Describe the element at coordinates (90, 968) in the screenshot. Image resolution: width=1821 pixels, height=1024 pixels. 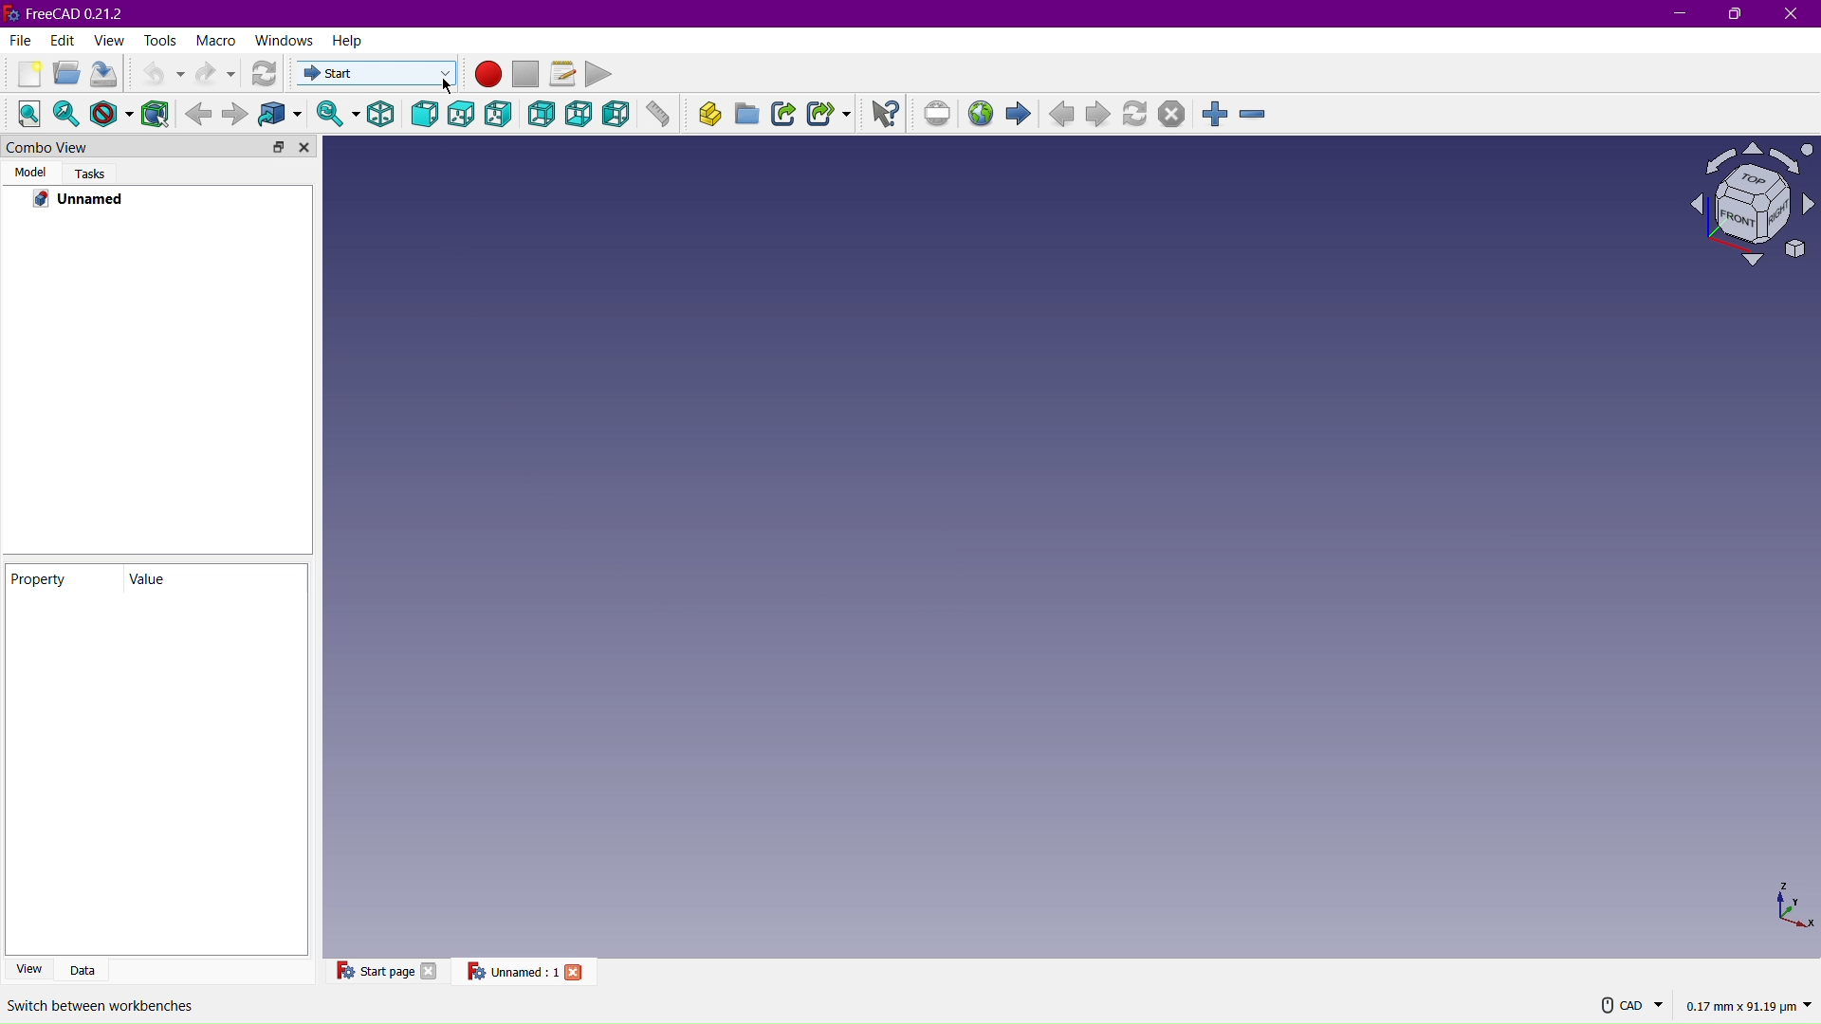
I see `Data` at that location.